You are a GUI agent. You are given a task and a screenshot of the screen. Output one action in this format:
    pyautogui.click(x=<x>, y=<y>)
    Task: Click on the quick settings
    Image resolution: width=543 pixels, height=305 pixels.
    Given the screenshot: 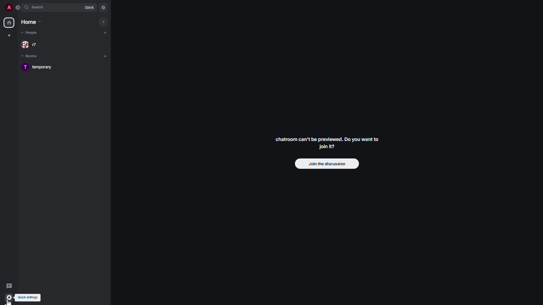 What is the action you would take?
    pyautogui.click(x=9, y=296)
    